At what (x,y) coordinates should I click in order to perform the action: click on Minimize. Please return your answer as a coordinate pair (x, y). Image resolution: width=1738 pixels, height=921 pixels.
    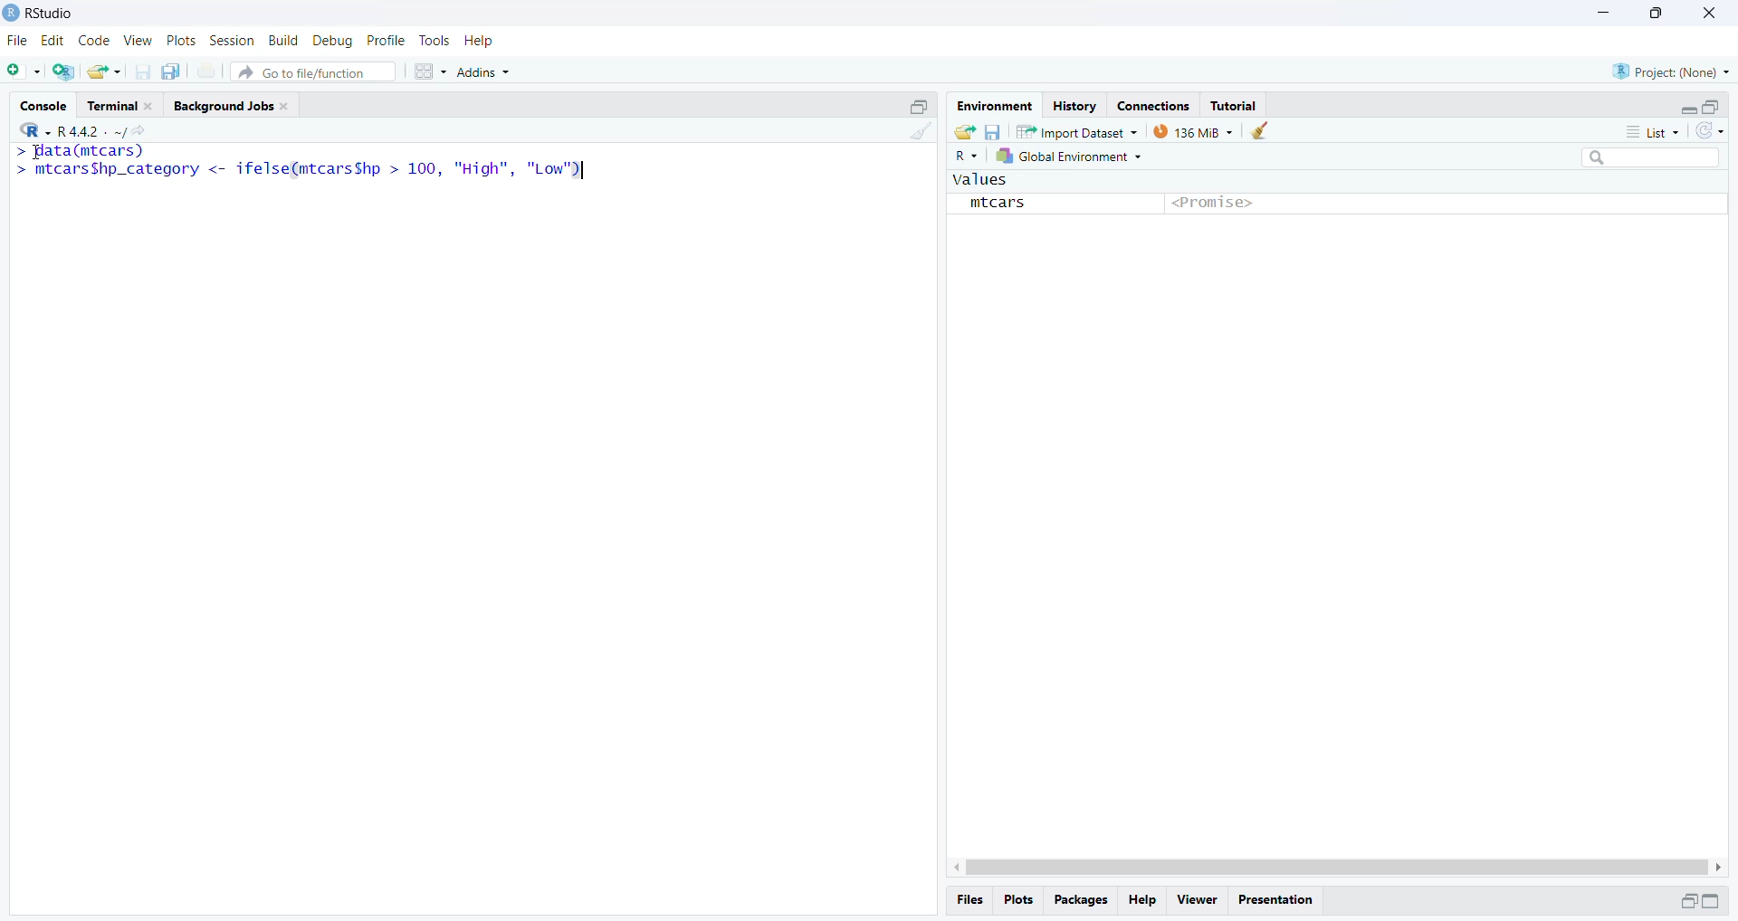
    Looking at the image, I should click on (1604, 14).